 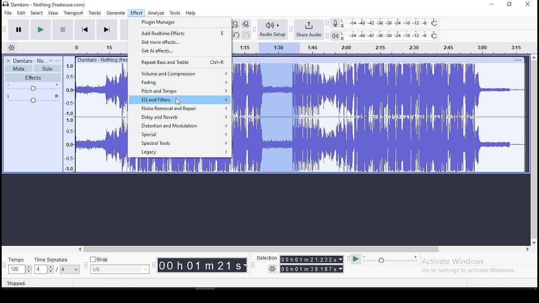 What do you see at coordinates (180, 166) in the screenshot?
I see `audio track` at bounding box center [180, 166].